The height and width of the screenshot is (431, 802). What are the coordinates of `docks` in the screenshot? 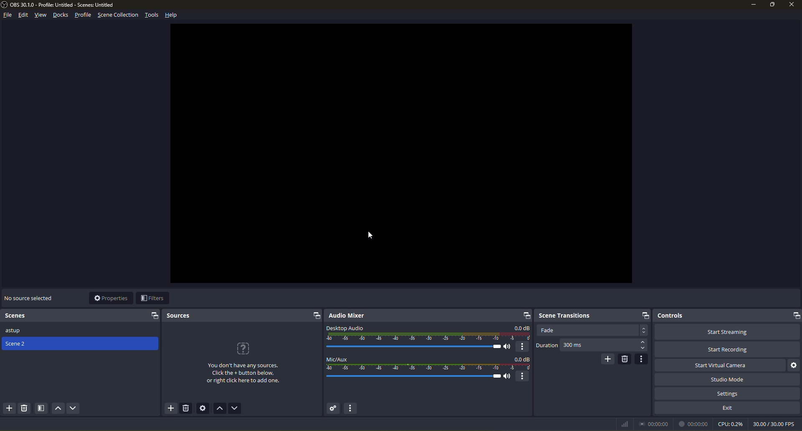 It's located at (61, 16).